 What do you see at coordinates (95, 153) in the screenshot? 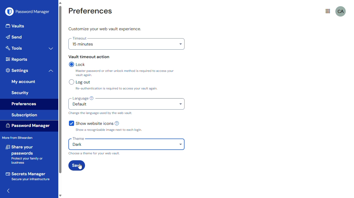
I see `choose a theme for your web vault` at bounding box center [95, 153].